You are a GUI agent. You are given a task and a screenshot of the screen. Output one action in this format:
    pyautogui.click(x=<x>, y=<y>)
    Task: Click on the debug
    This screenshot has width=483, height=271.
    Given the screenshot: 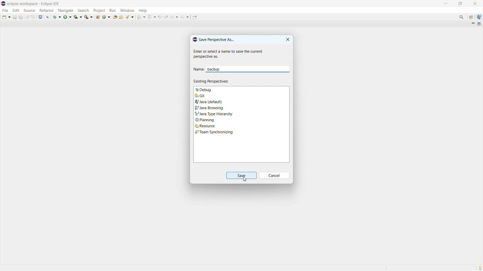 What is the action you would take?
    pyautogui.click(x=241, y=89)
    